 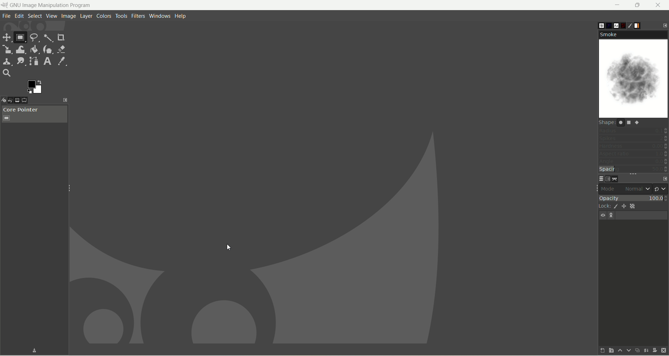 What do you see at coordinates (122, 16) in the screenshot?
I see `tools` at bounding box center [122, 16].